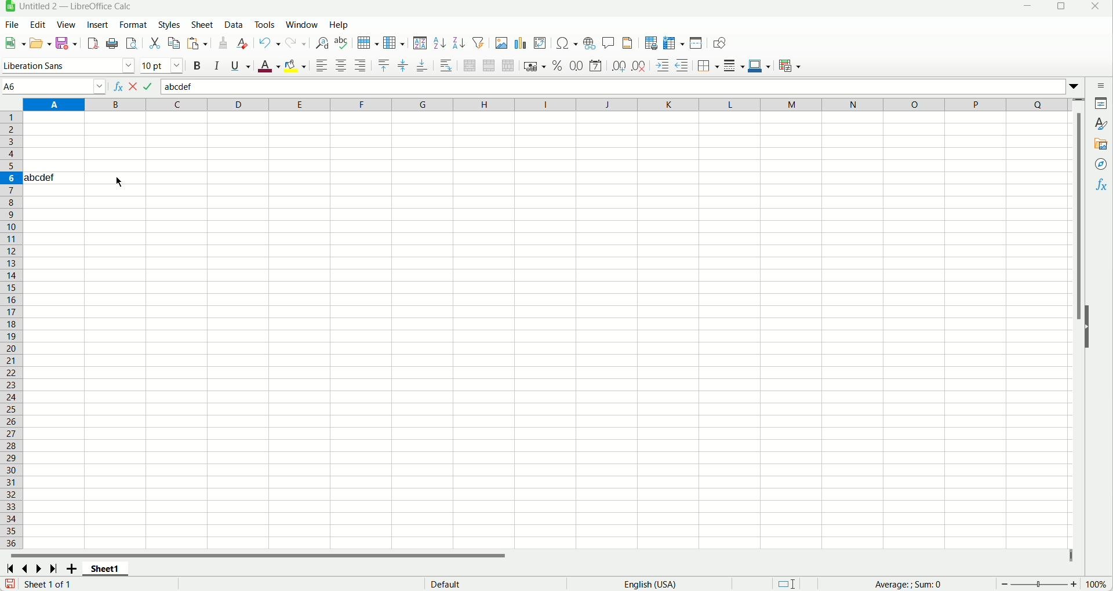 The width and height of the screenshot is (1113, 591). Describe the element at coordinates (1102, 86) in the screenshot. I see `sidebar settings` at that location.